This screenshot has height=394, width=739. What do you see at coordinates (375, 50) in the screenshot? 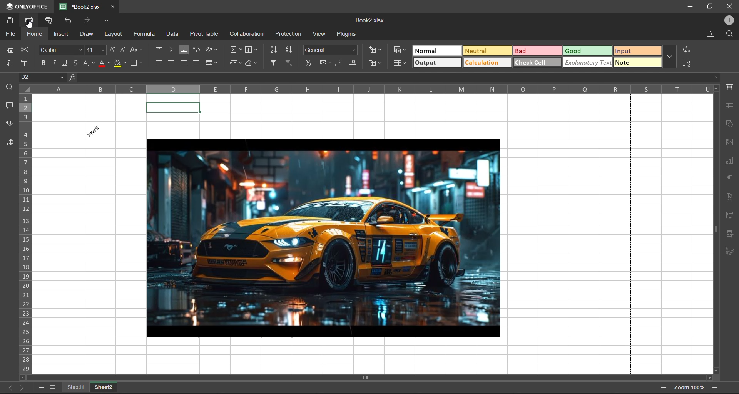
I see `insert cells` at bounding box center [375, 50].